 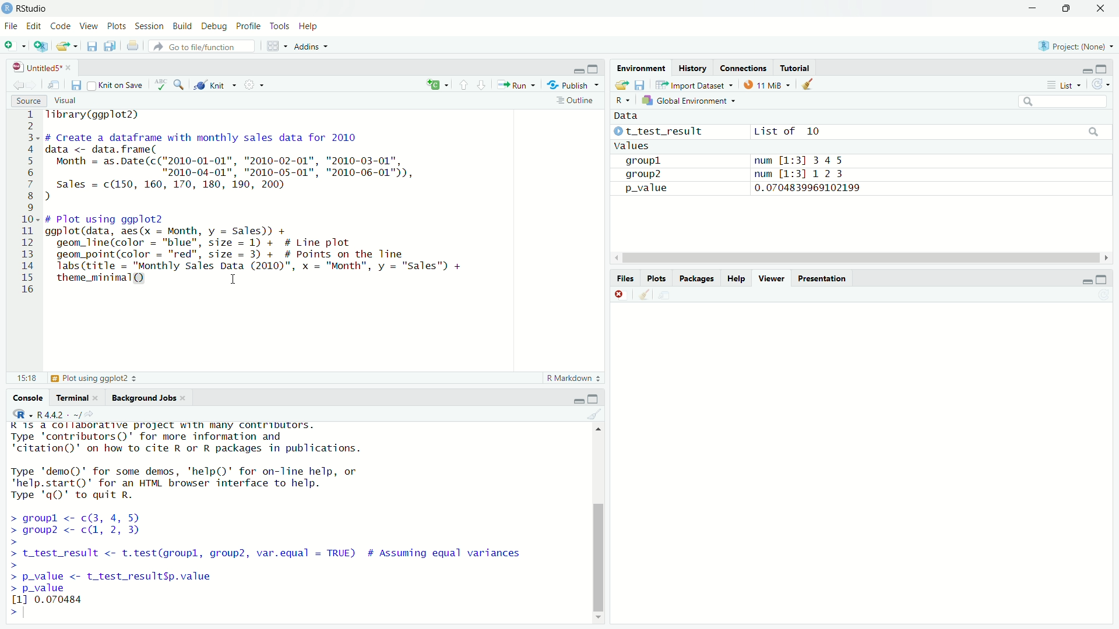 What do you see at coordinates (76, 85) in the screenshot?
I see `save` at bounding box center [76, 85].